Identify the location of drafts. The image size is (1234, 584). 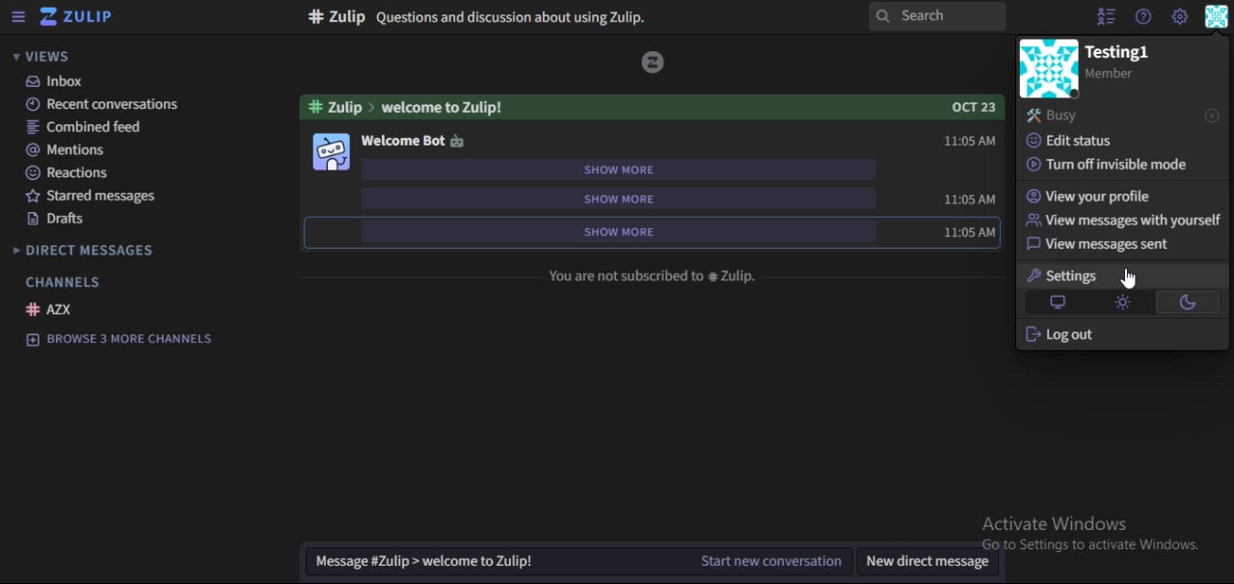
(62, 219).